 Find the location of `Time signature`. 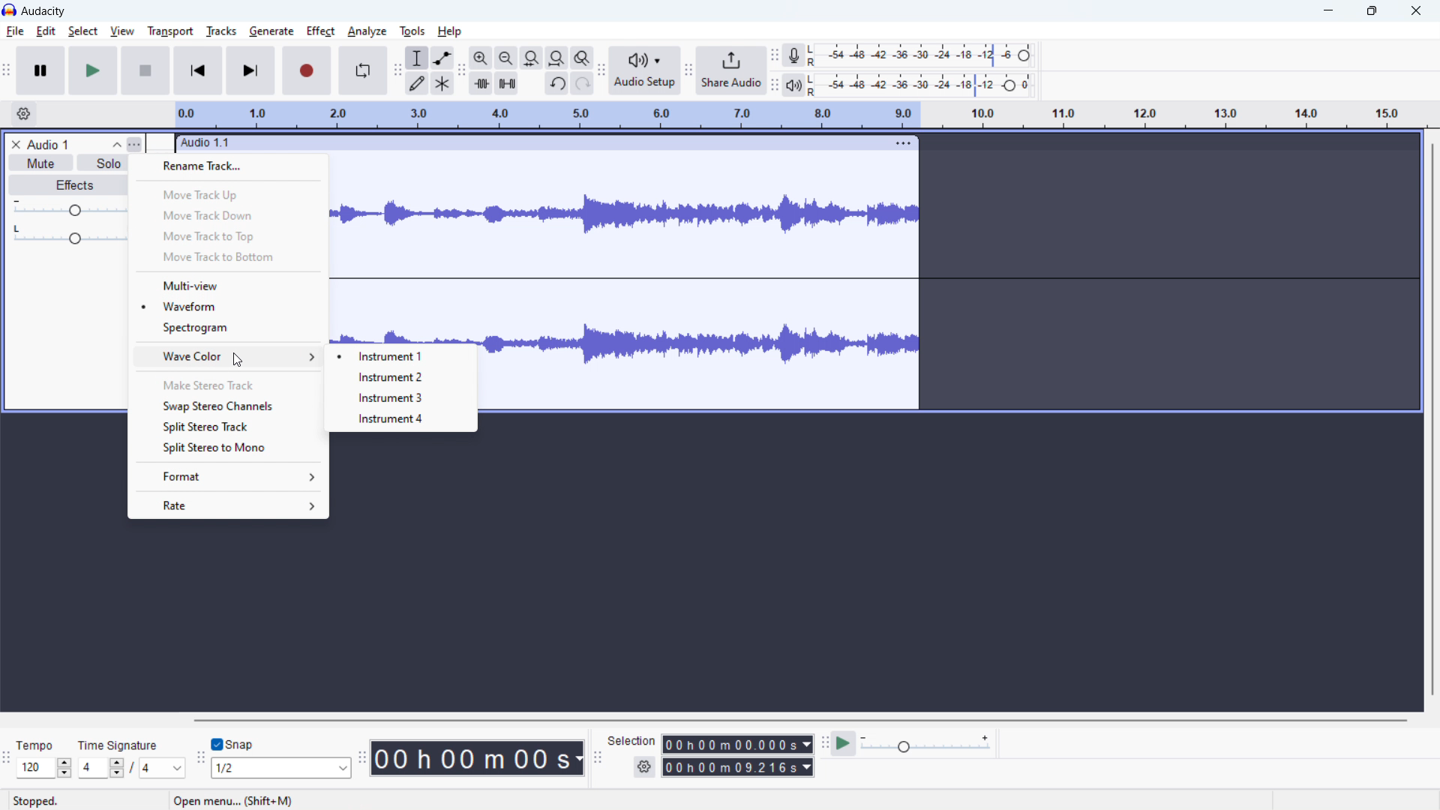

Time signature is located at coordinates (120, 736).